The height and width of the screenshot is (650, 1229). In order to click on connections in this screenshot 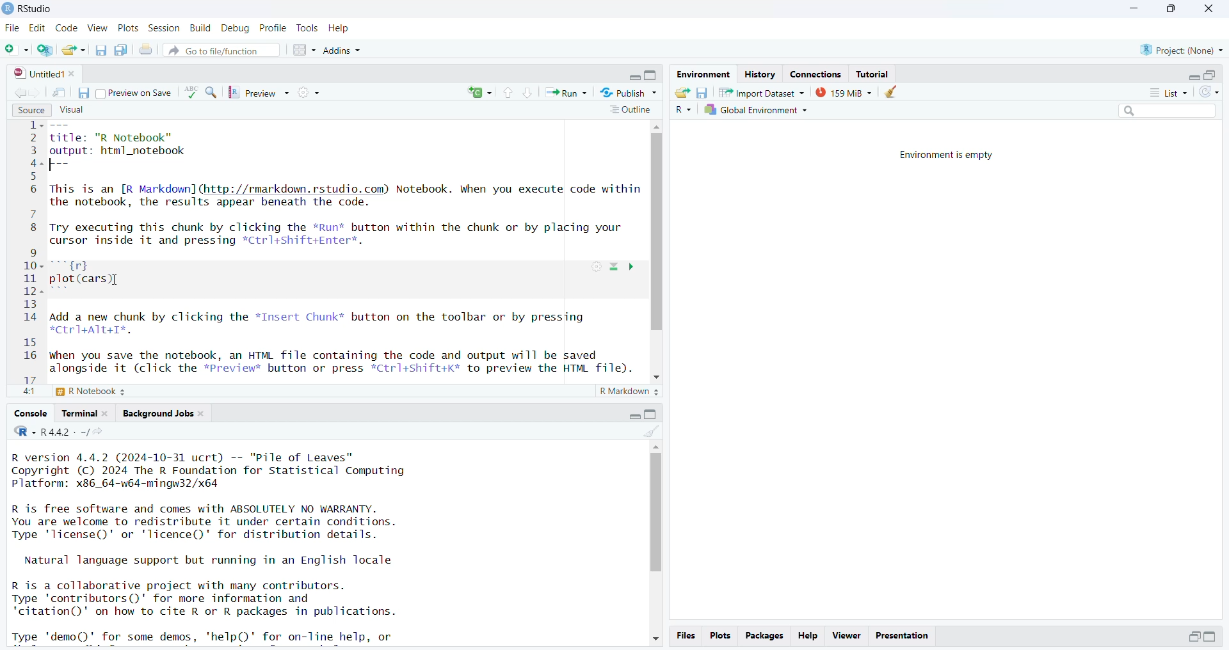, I will do `click(819, 74)`.